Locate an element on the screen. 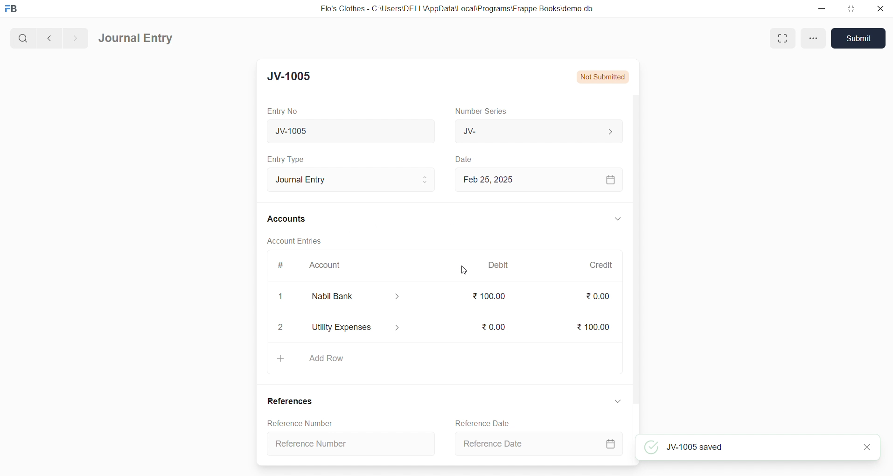 Image resolution: width=893 pixels, height=476 pixels. logo is located at coordinates (14, 9).